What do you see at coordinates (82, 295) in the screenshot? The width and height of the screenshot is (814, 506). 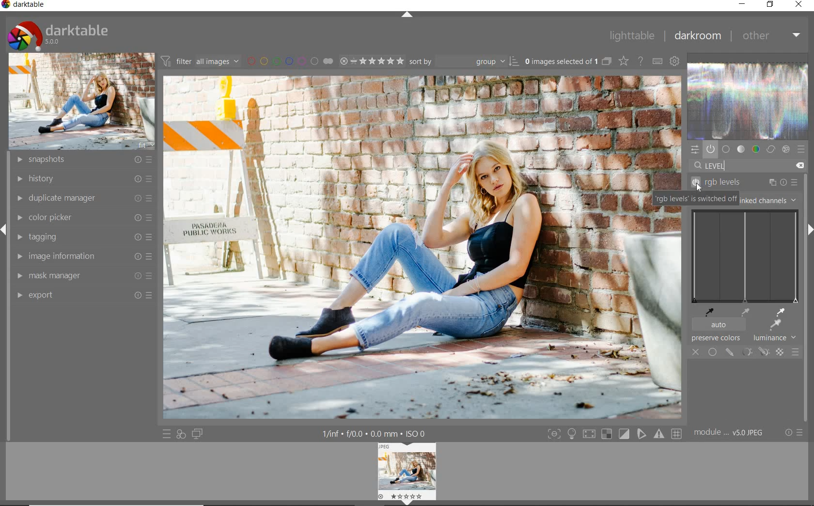 I see `export` at bounding box center [82, 295].